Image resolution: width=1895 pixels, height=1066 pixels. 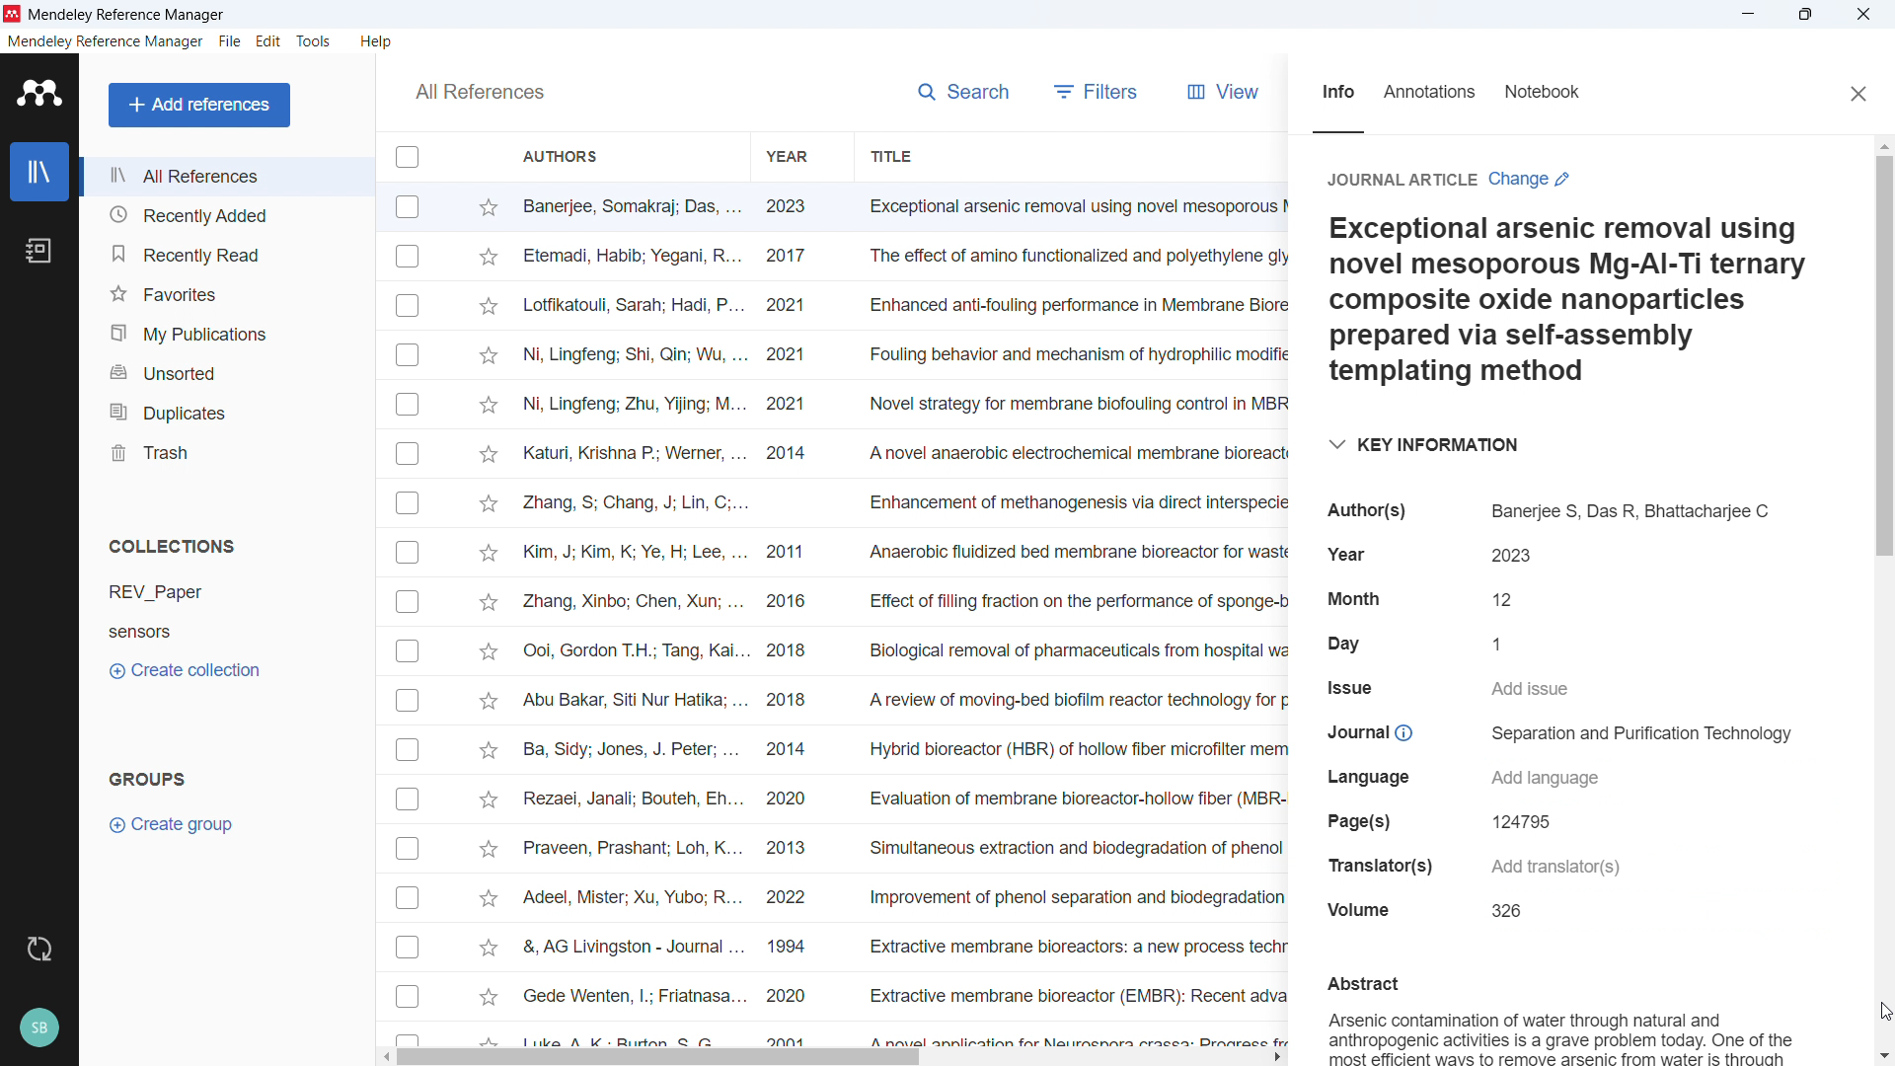 What do you see at coordinates (792, 1038) in the screenshot?
I see `2001` at bounding box center [792, 1038].